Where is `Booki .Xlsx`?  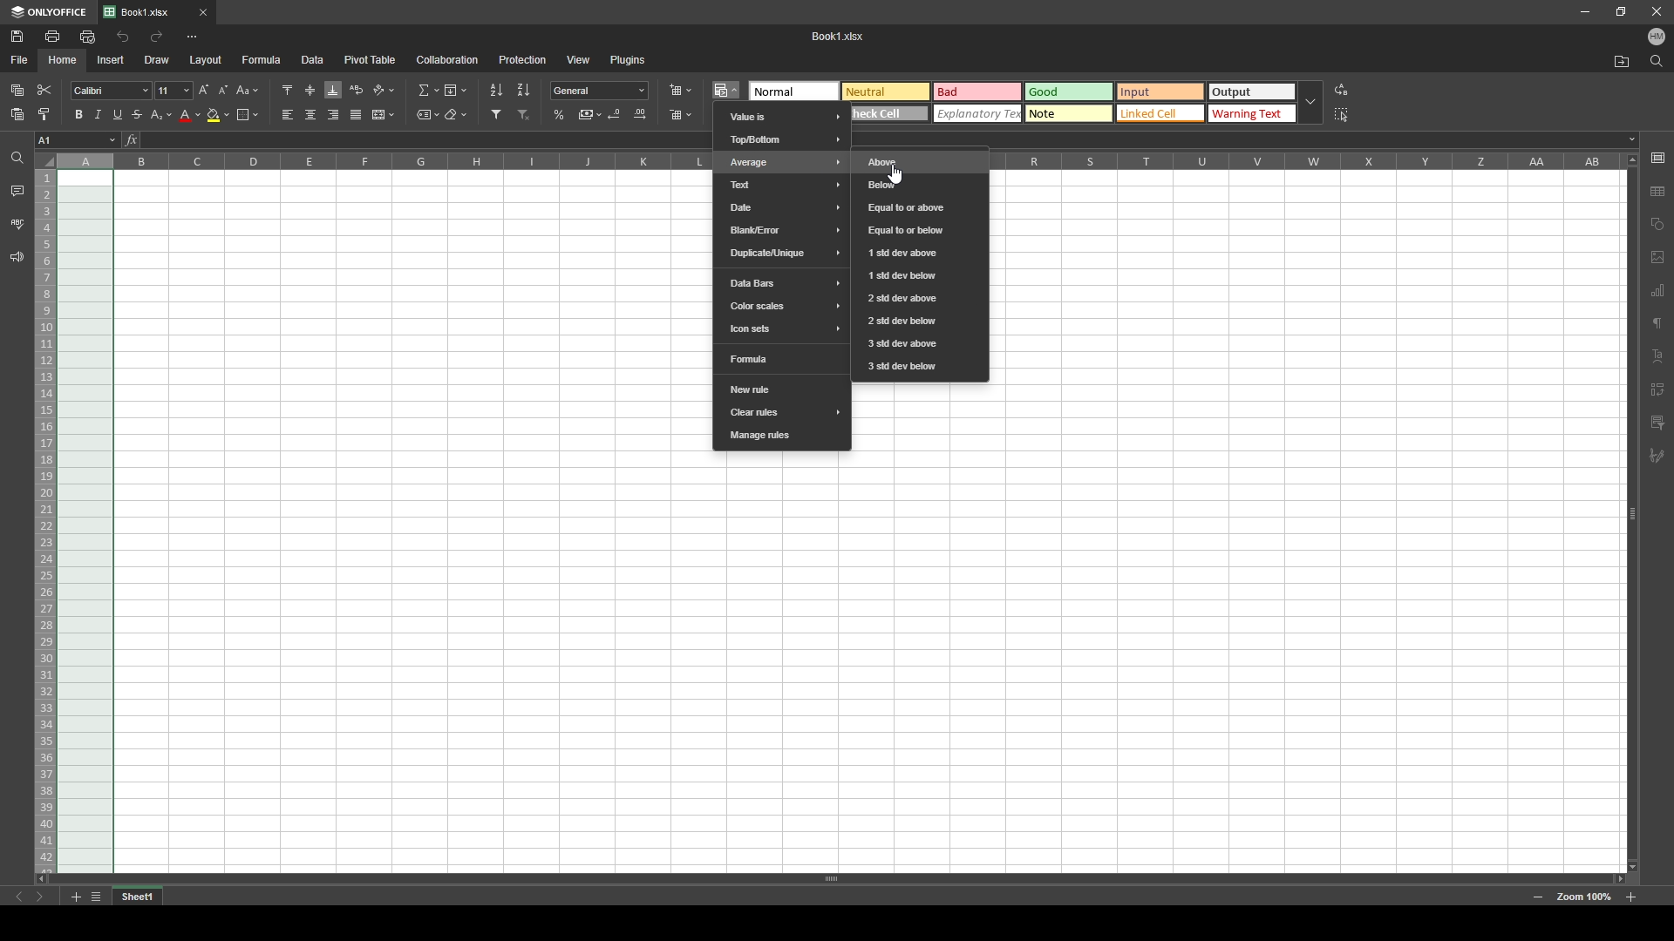
Booki .Xlsx is located at coordinates (839, 36).